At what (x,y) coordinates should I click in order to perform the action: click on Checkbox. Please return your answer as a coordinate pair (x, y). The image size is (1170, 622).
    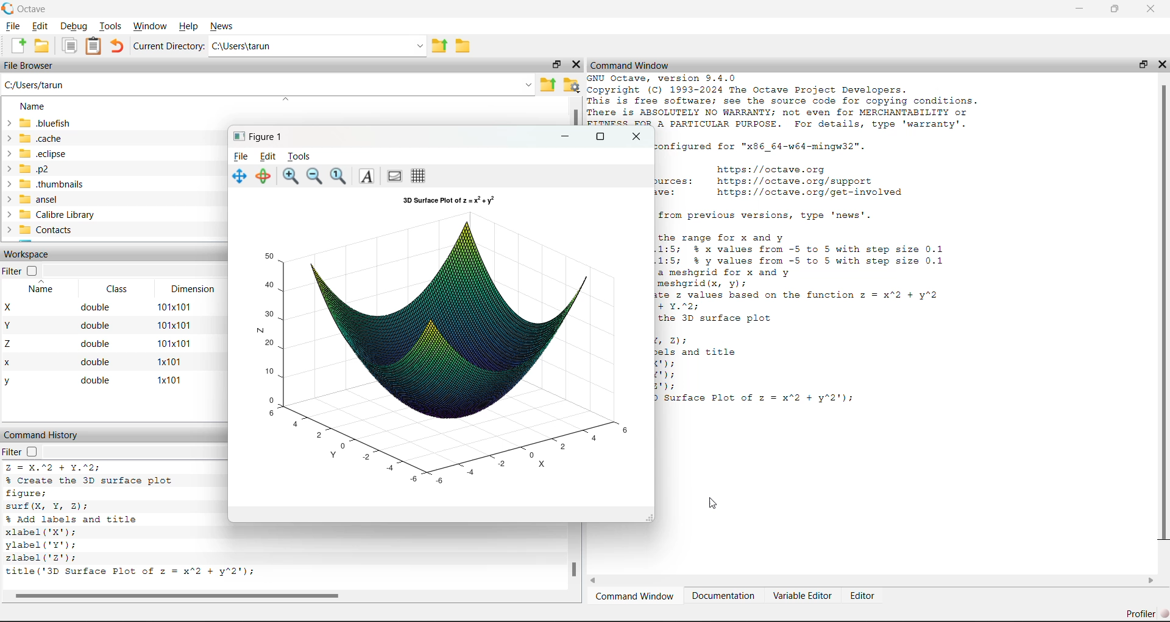
    Looking at the image, I should click on (32, 452).